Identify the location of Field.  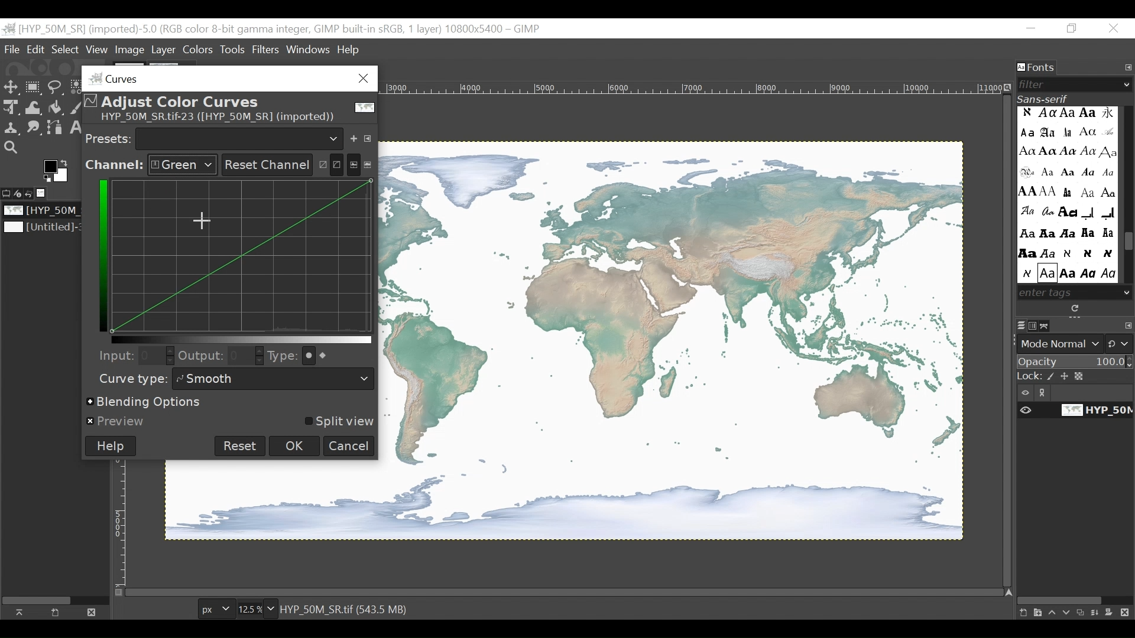
(247, 356).